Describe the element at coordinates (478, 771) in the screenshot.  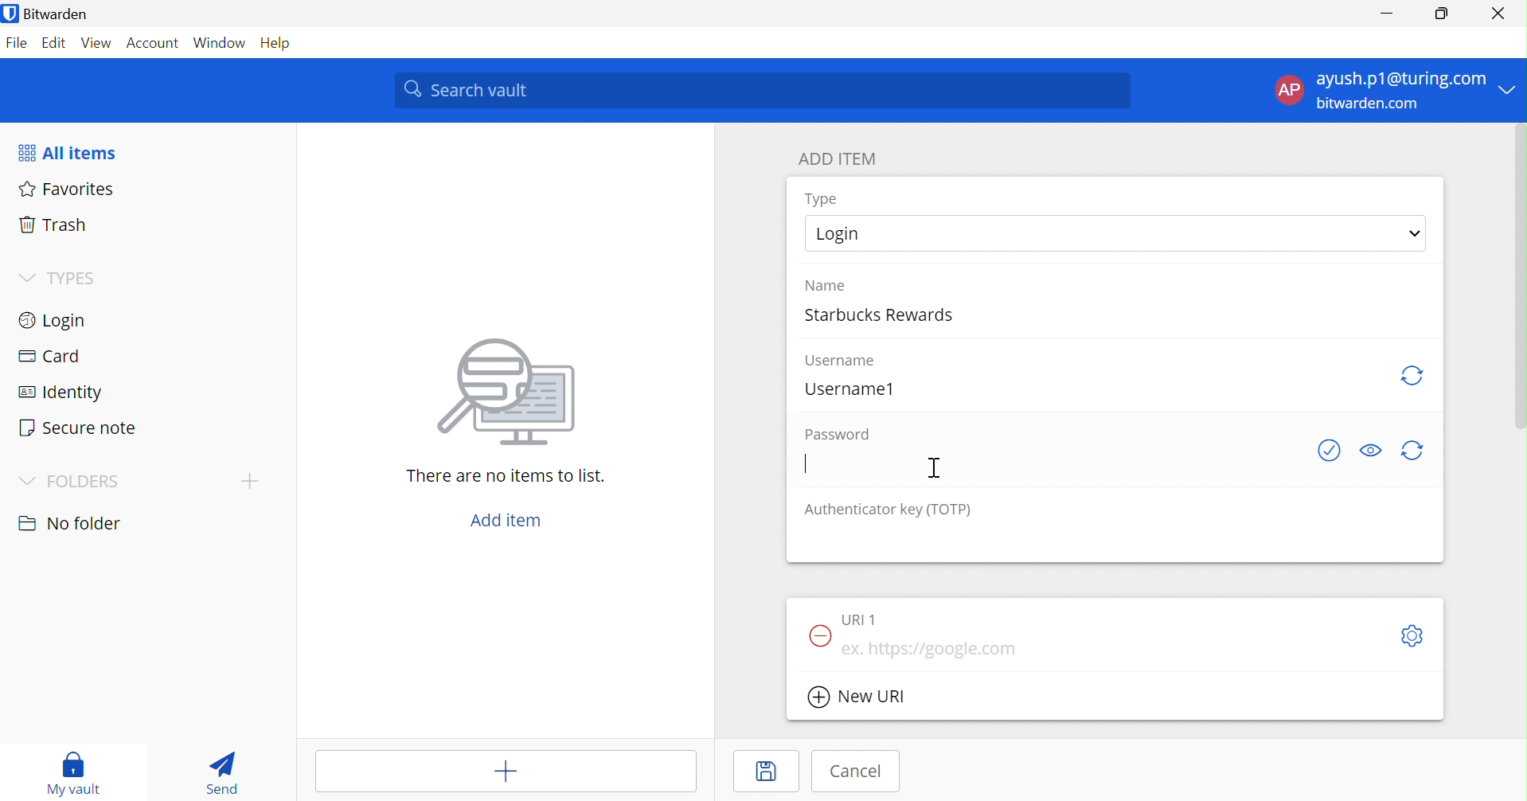
I see `Add item` at that location.